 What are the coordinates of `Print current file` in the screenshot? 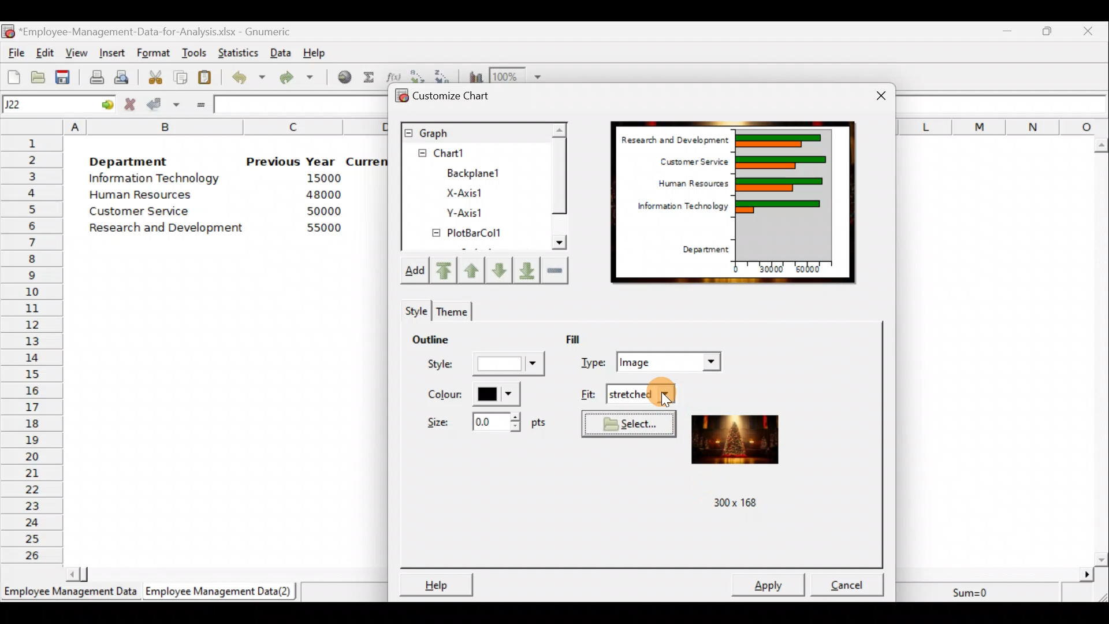 It's located at (95, 75).